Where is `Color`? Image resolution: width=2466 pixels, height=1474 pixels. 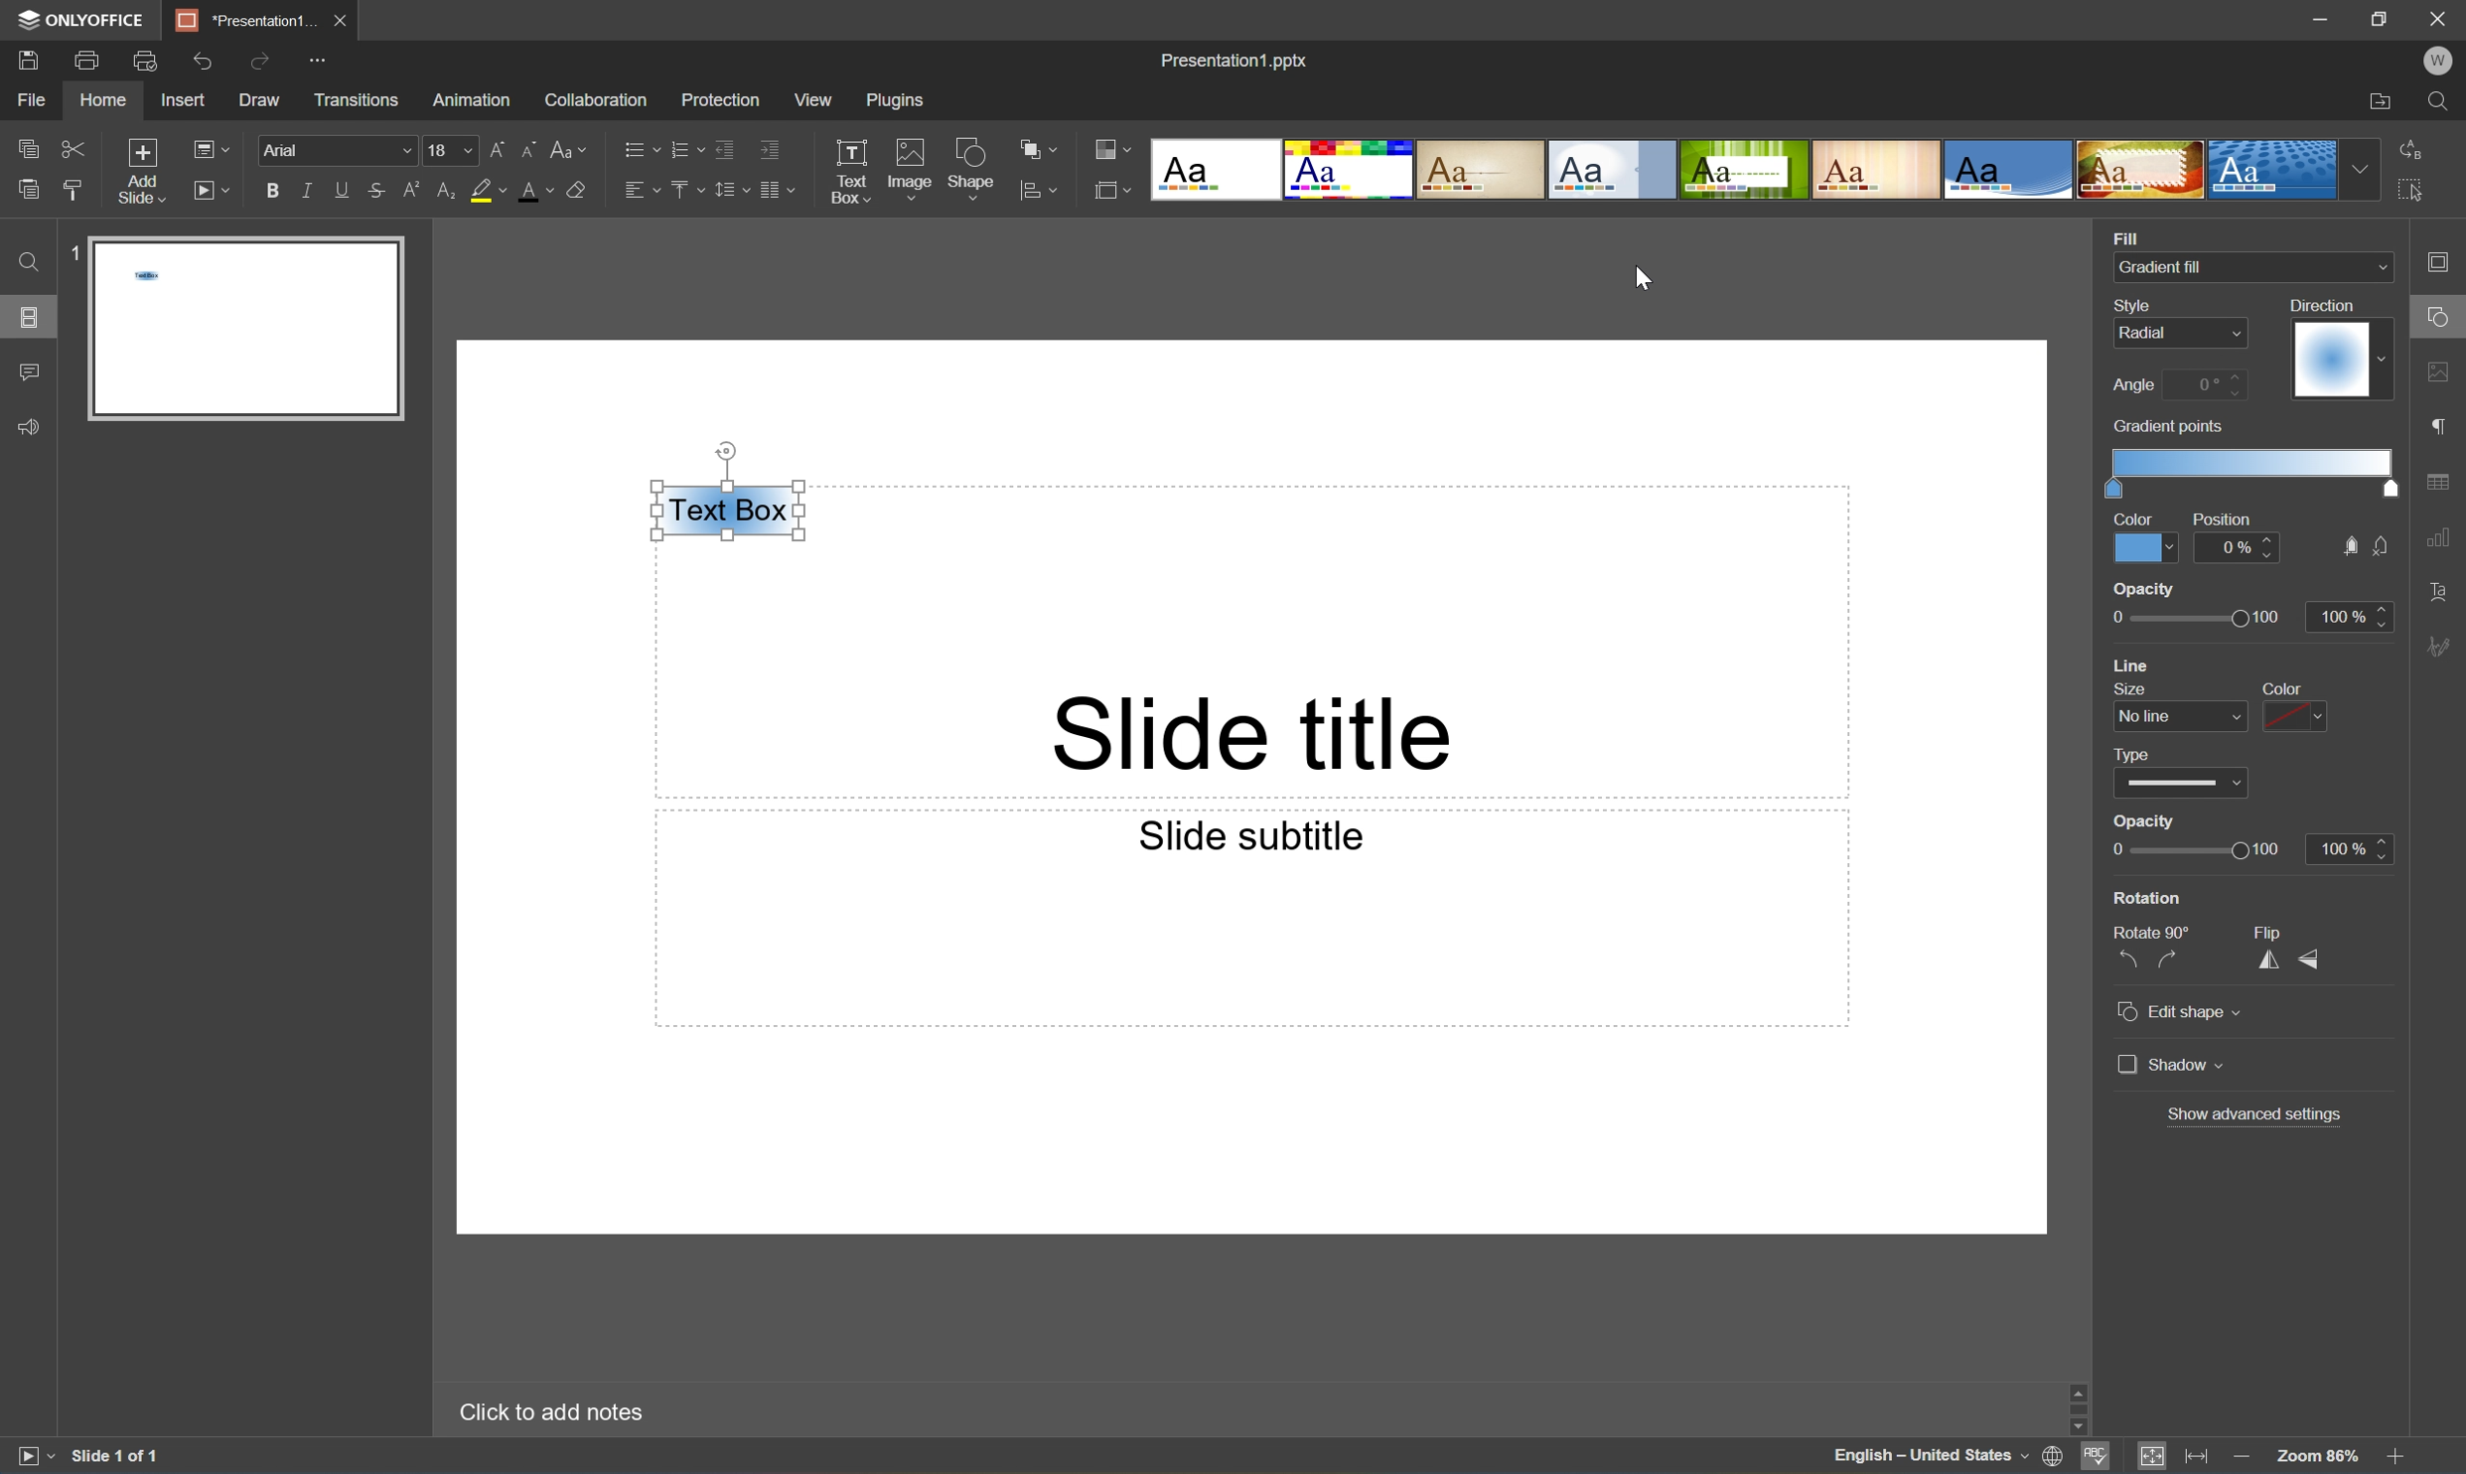
Color is located at coordinates (2139, 547).